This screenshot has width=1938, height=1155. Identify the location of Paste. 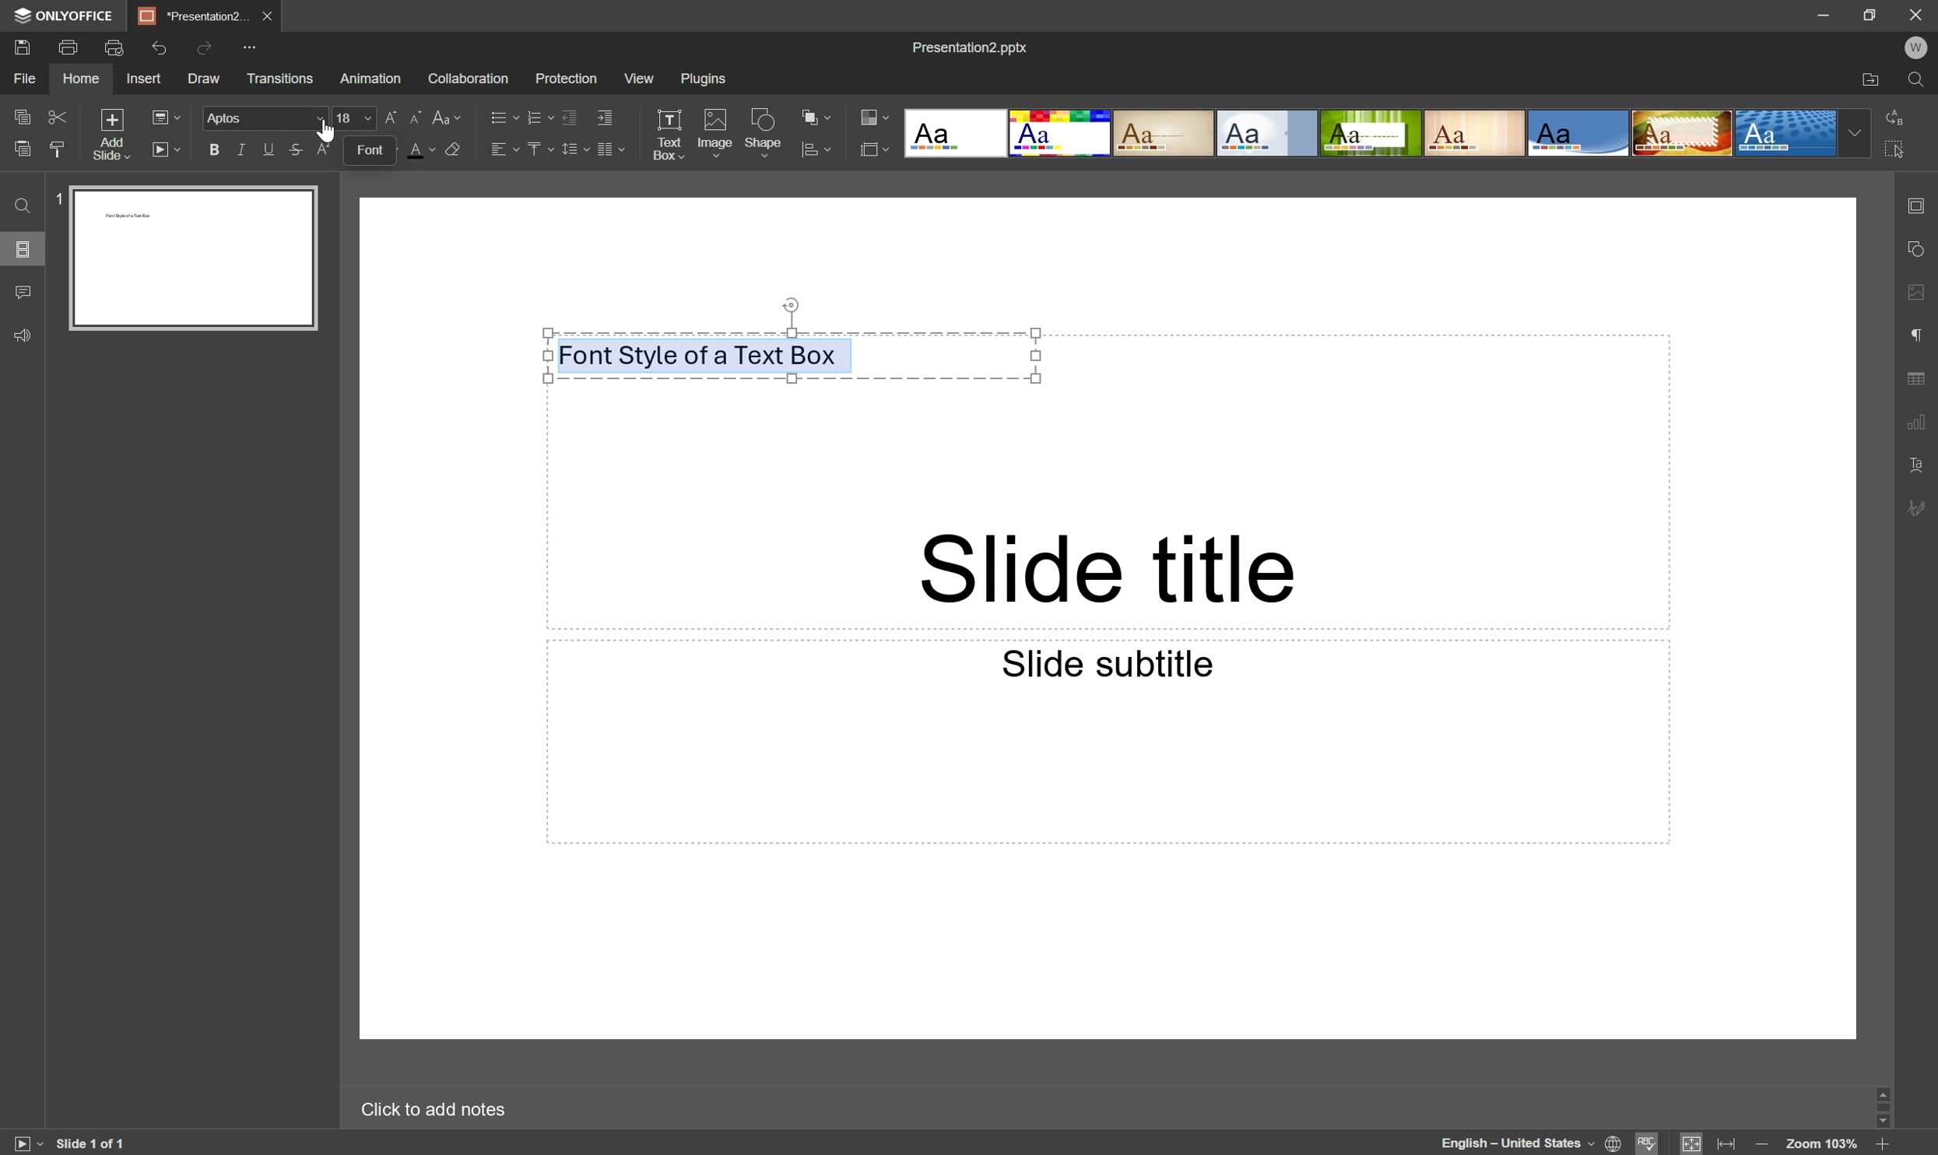
(22, 148).